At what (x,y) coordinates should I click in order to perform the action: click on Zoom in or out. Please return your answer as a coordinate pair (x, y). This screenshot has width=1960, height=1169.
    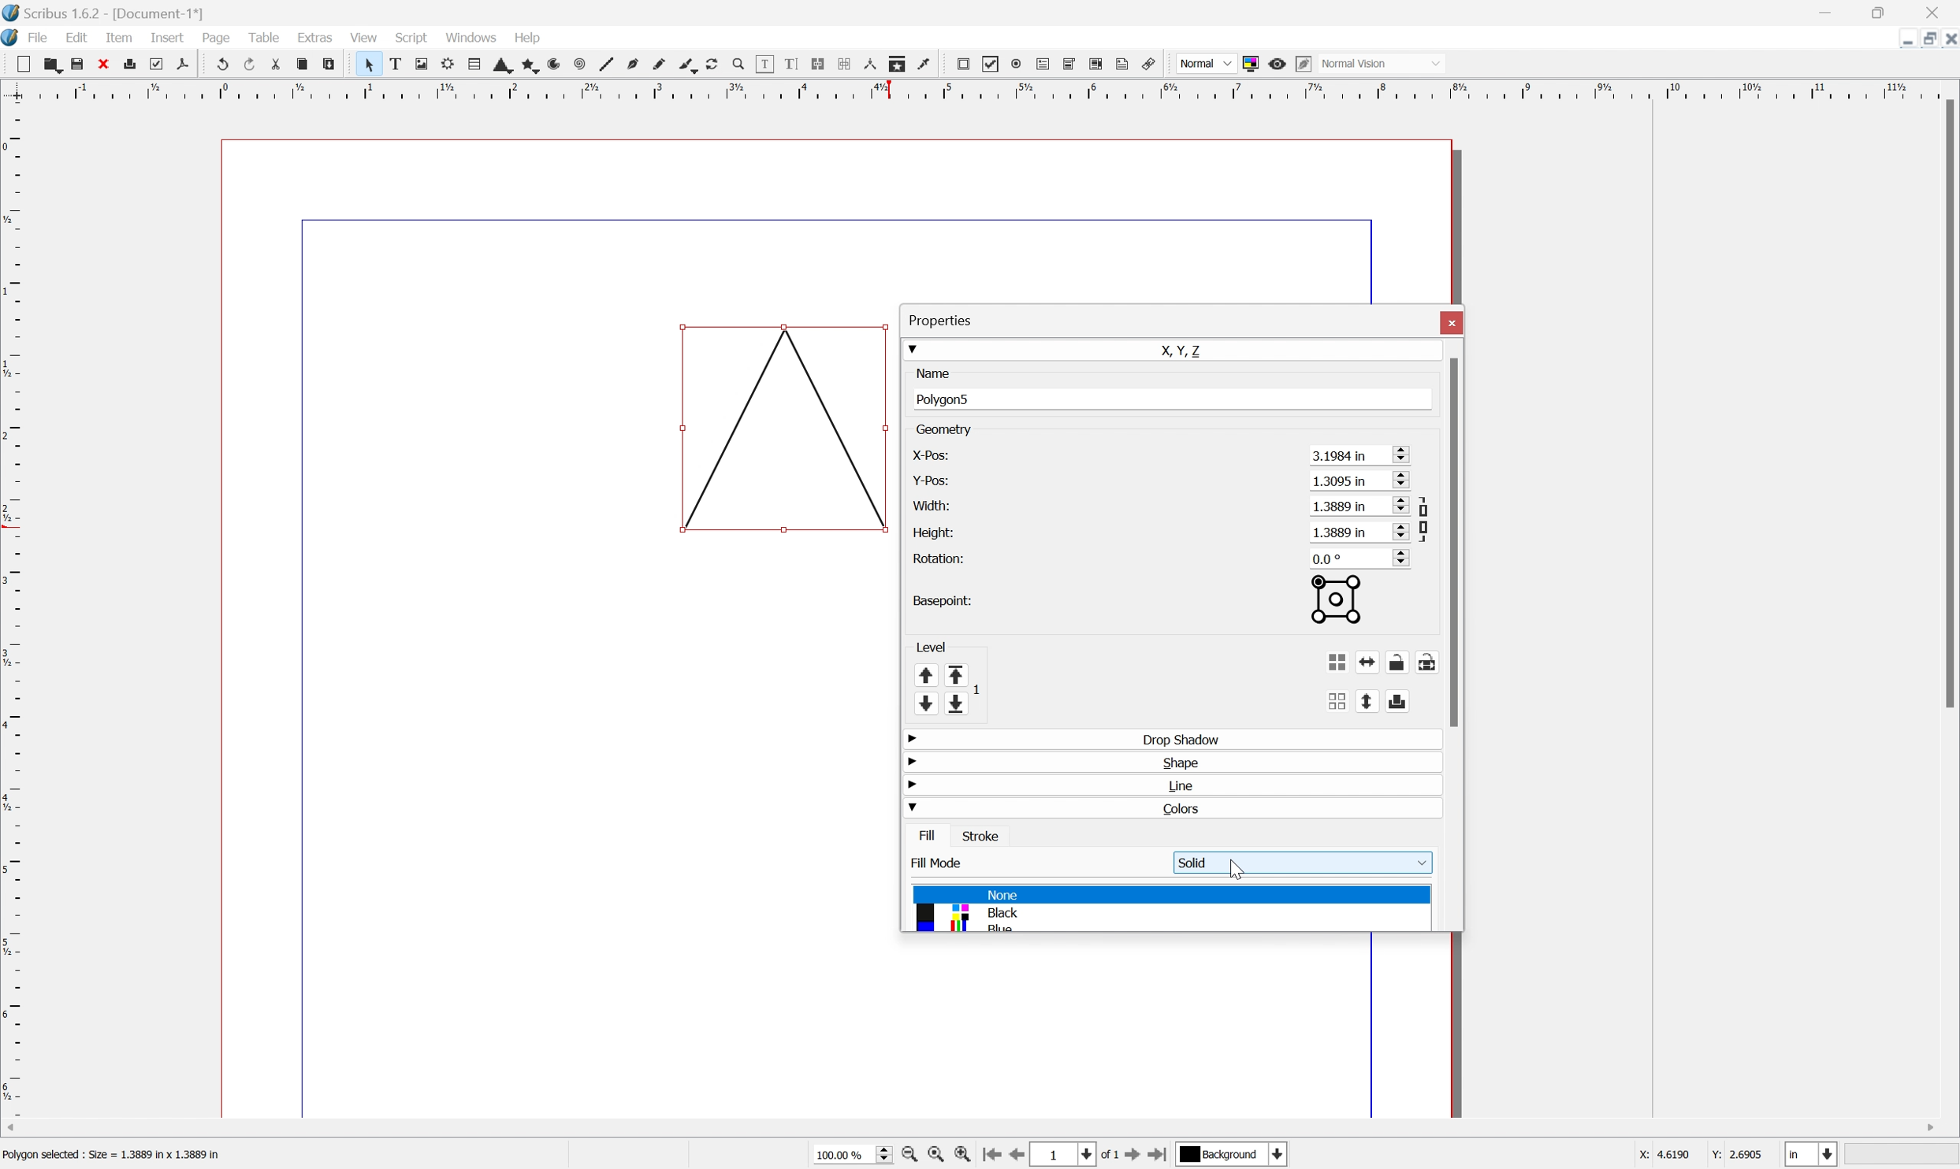
    Looking at the image, I should click on (736, 63).